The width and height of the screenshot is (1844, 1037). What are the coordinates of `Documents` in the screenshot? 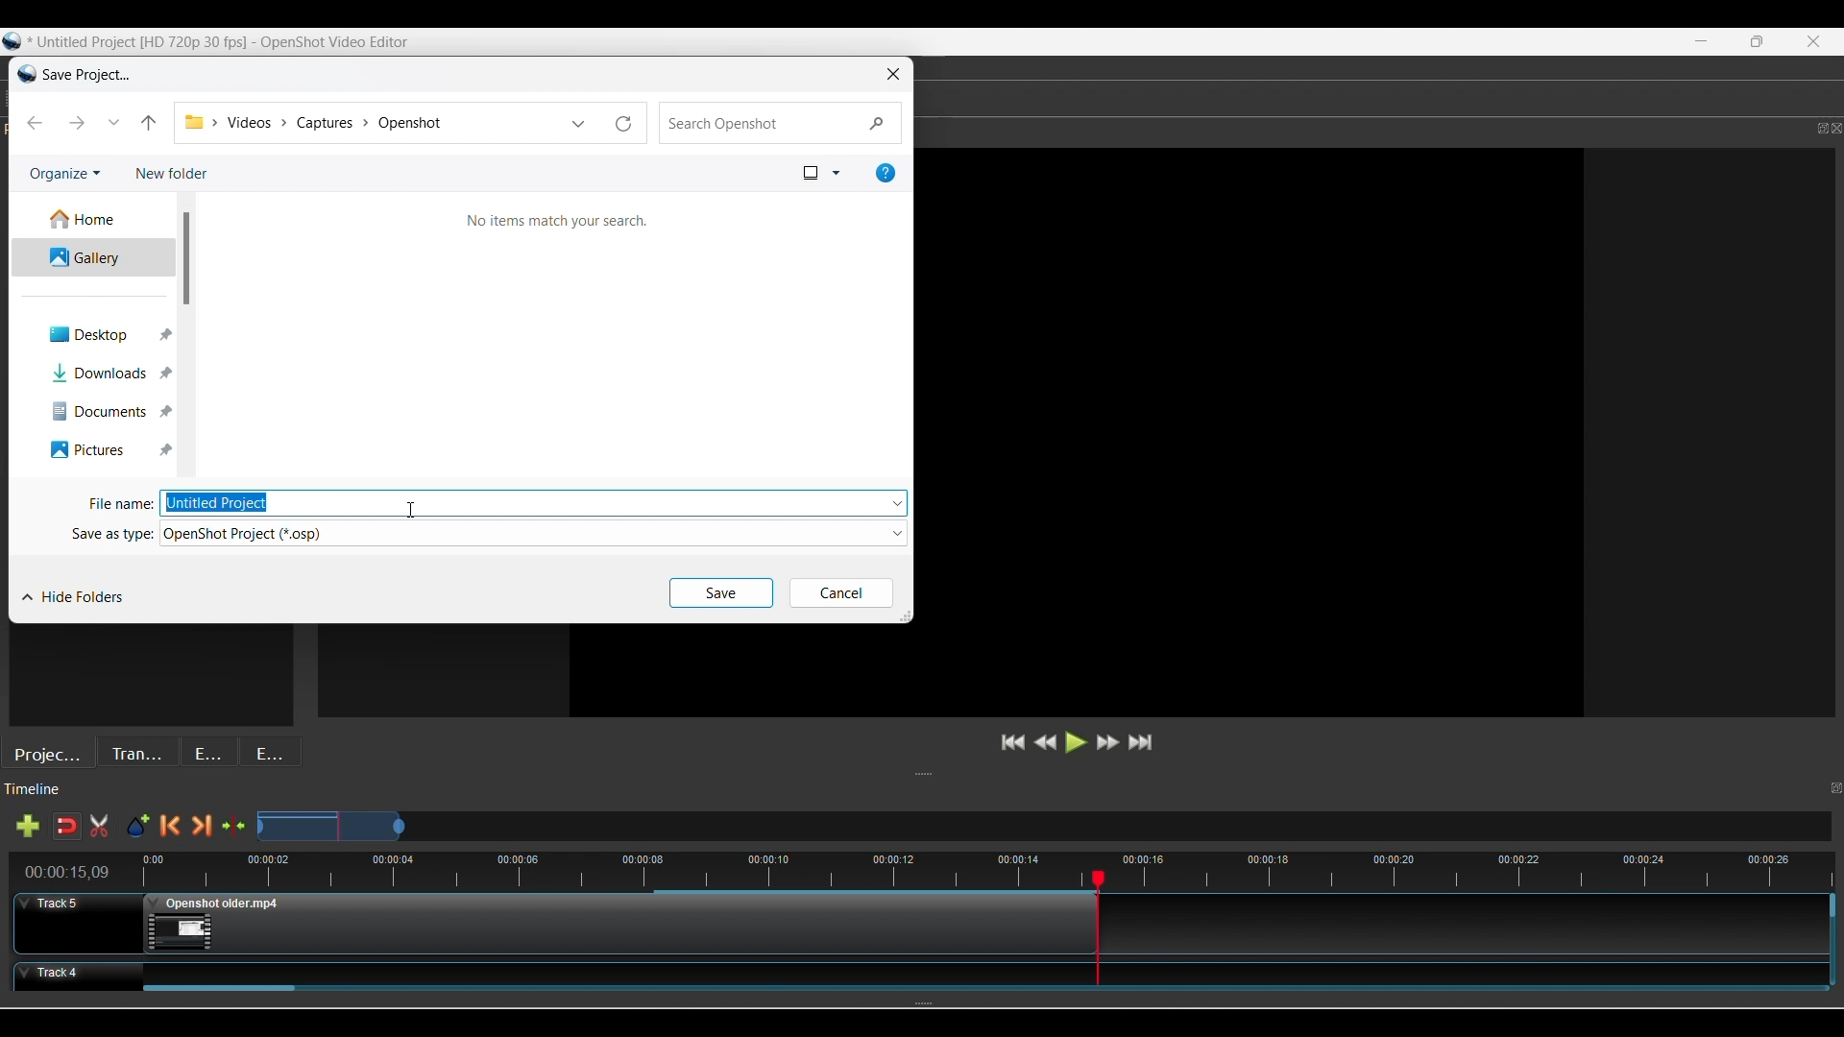 It's located at (99, 411).